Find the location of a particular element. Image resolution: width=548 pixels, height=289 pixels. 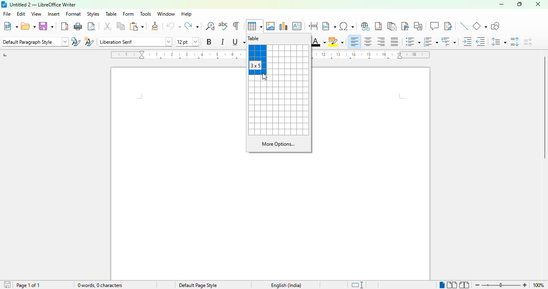

insert cross-reference is located at coordinates (418, 26).